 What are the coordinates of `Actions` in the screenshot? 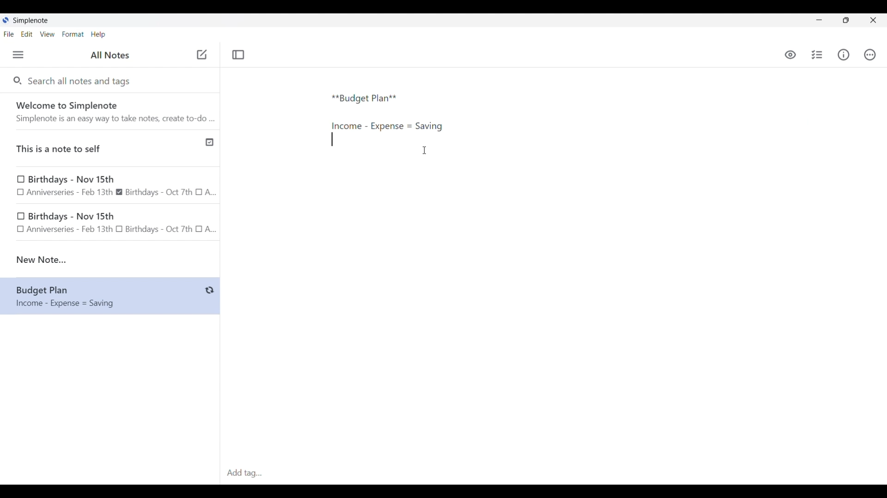 It's located at (869, 55).